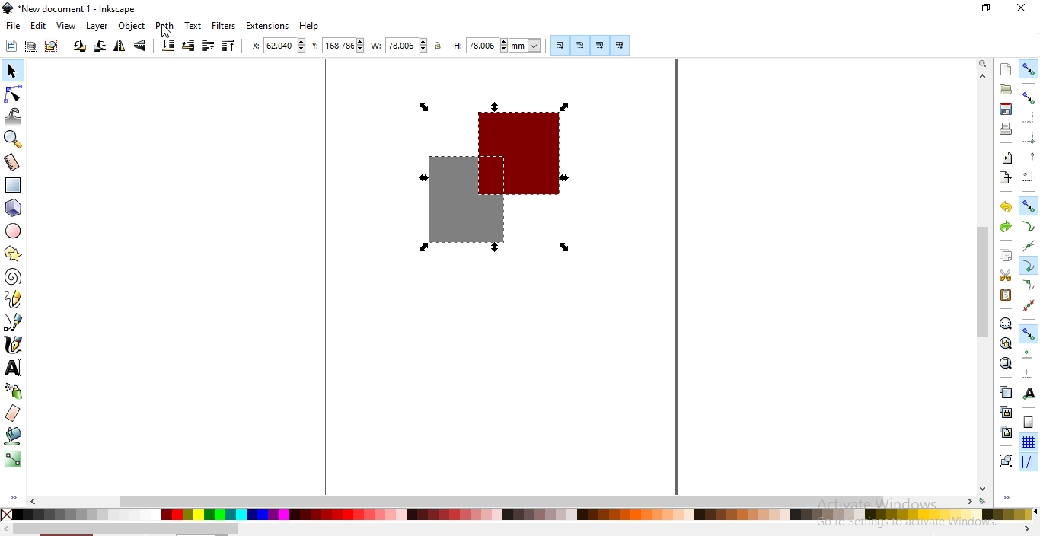 The width and height of the screenshot is (1040, 536). I want to click on shape image, so click(491, 177).